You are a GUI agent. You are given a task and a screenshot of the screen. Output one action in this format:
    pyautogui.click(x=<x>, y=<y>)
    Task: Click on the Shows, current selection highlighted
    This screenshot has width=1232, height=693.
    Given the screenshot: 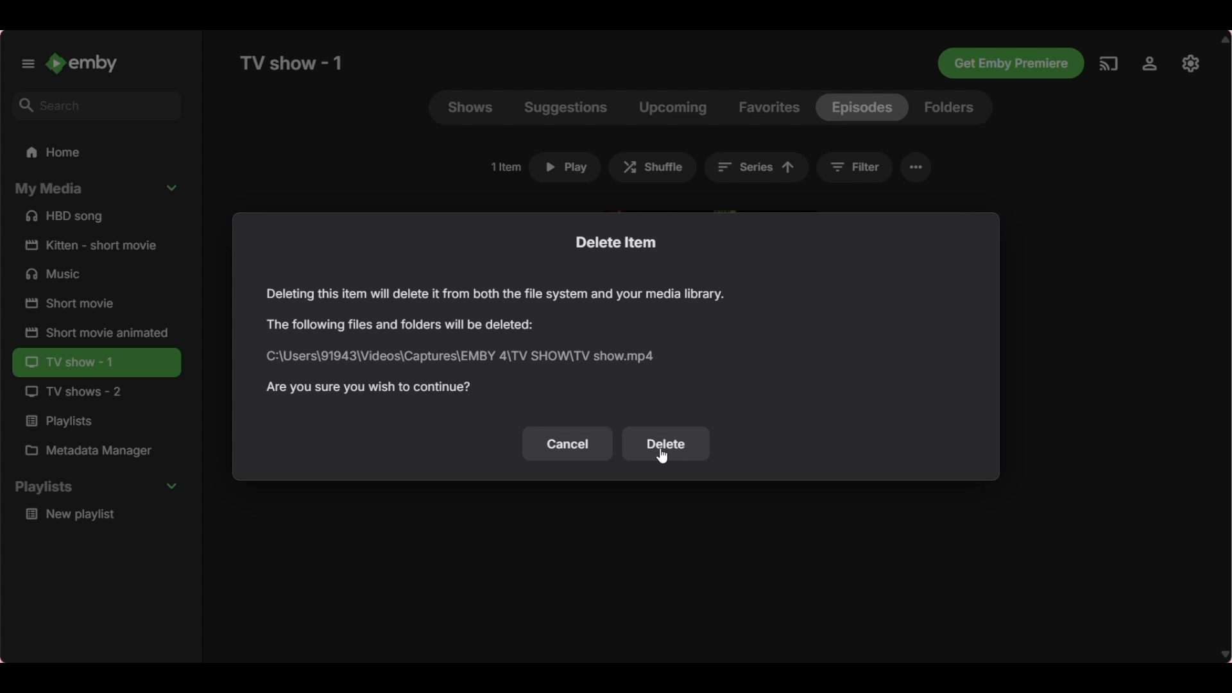 What is the action you would take?
    pyautogui.click(x=471, y=107)
    